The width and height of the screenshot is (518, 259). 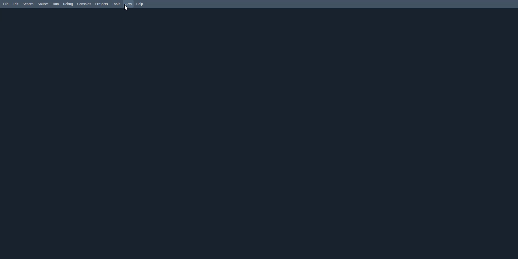 What do you see at coordinates (140, 4) in the screenshot?
I see `Help` at bounding box center [140, 4].